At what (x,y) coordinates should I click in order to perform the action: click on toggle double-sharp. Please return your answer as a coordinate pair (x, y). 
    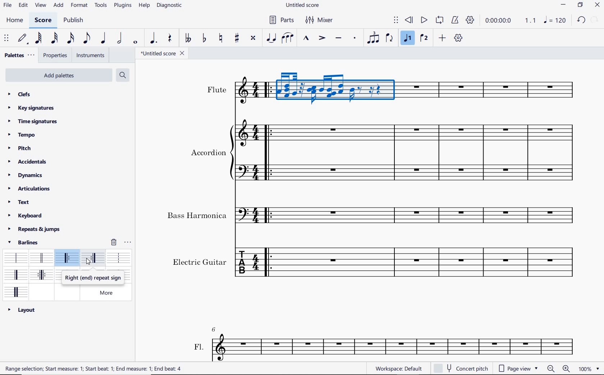
    Looking at the image, I should click on (253, 38).